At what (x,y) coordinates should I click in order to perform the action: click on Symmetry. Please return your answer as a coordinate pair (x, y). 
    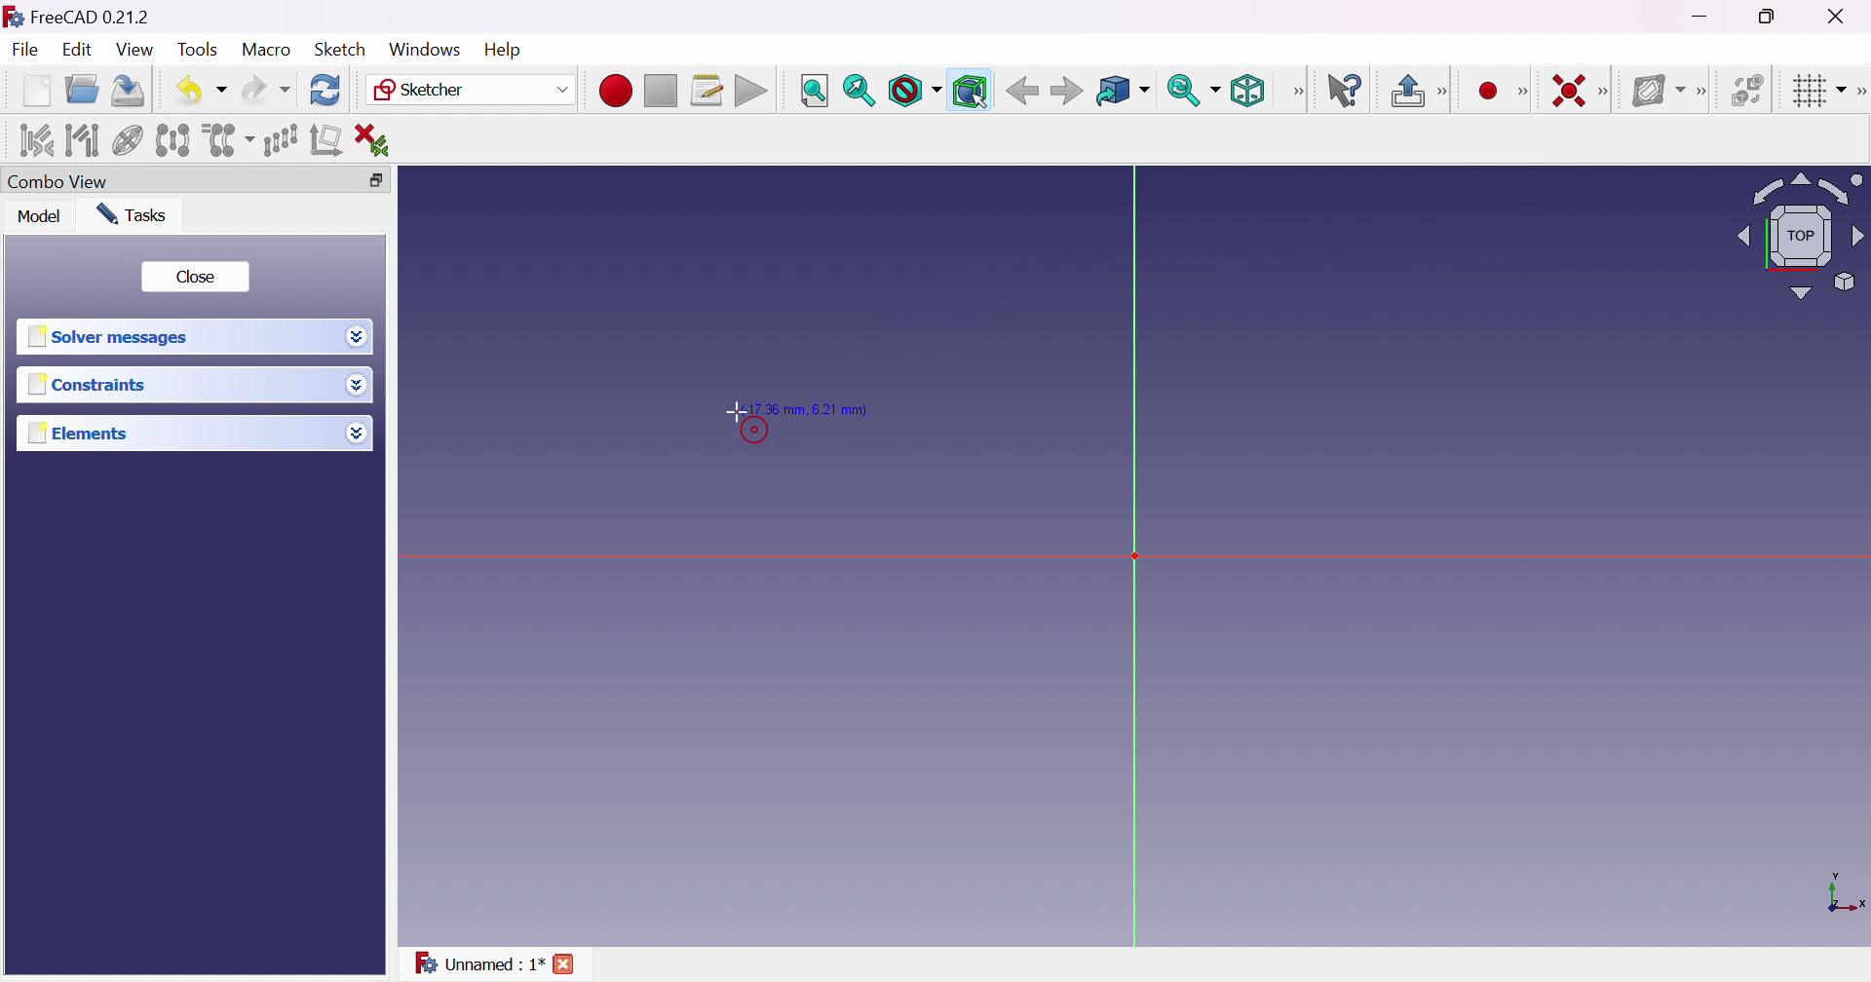
    Looking at the image, I should click on (172, 141).